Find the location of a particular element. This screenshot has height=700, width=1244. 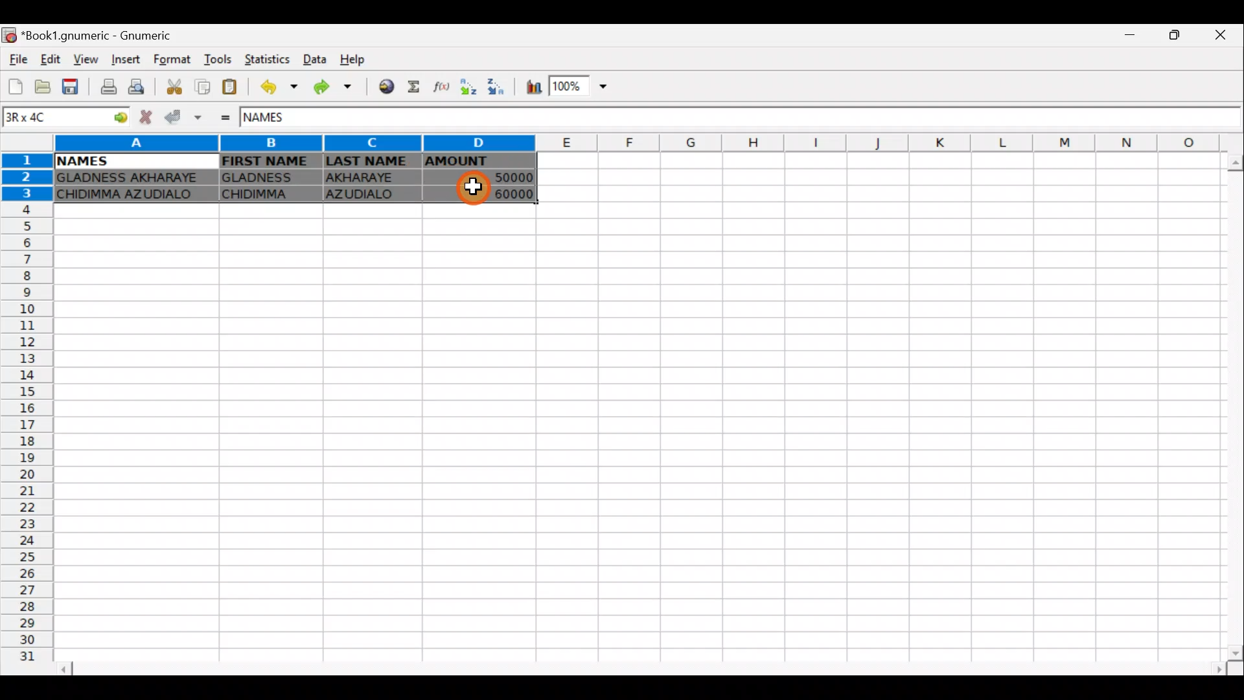

Close is located at coordinates (1225, 35).